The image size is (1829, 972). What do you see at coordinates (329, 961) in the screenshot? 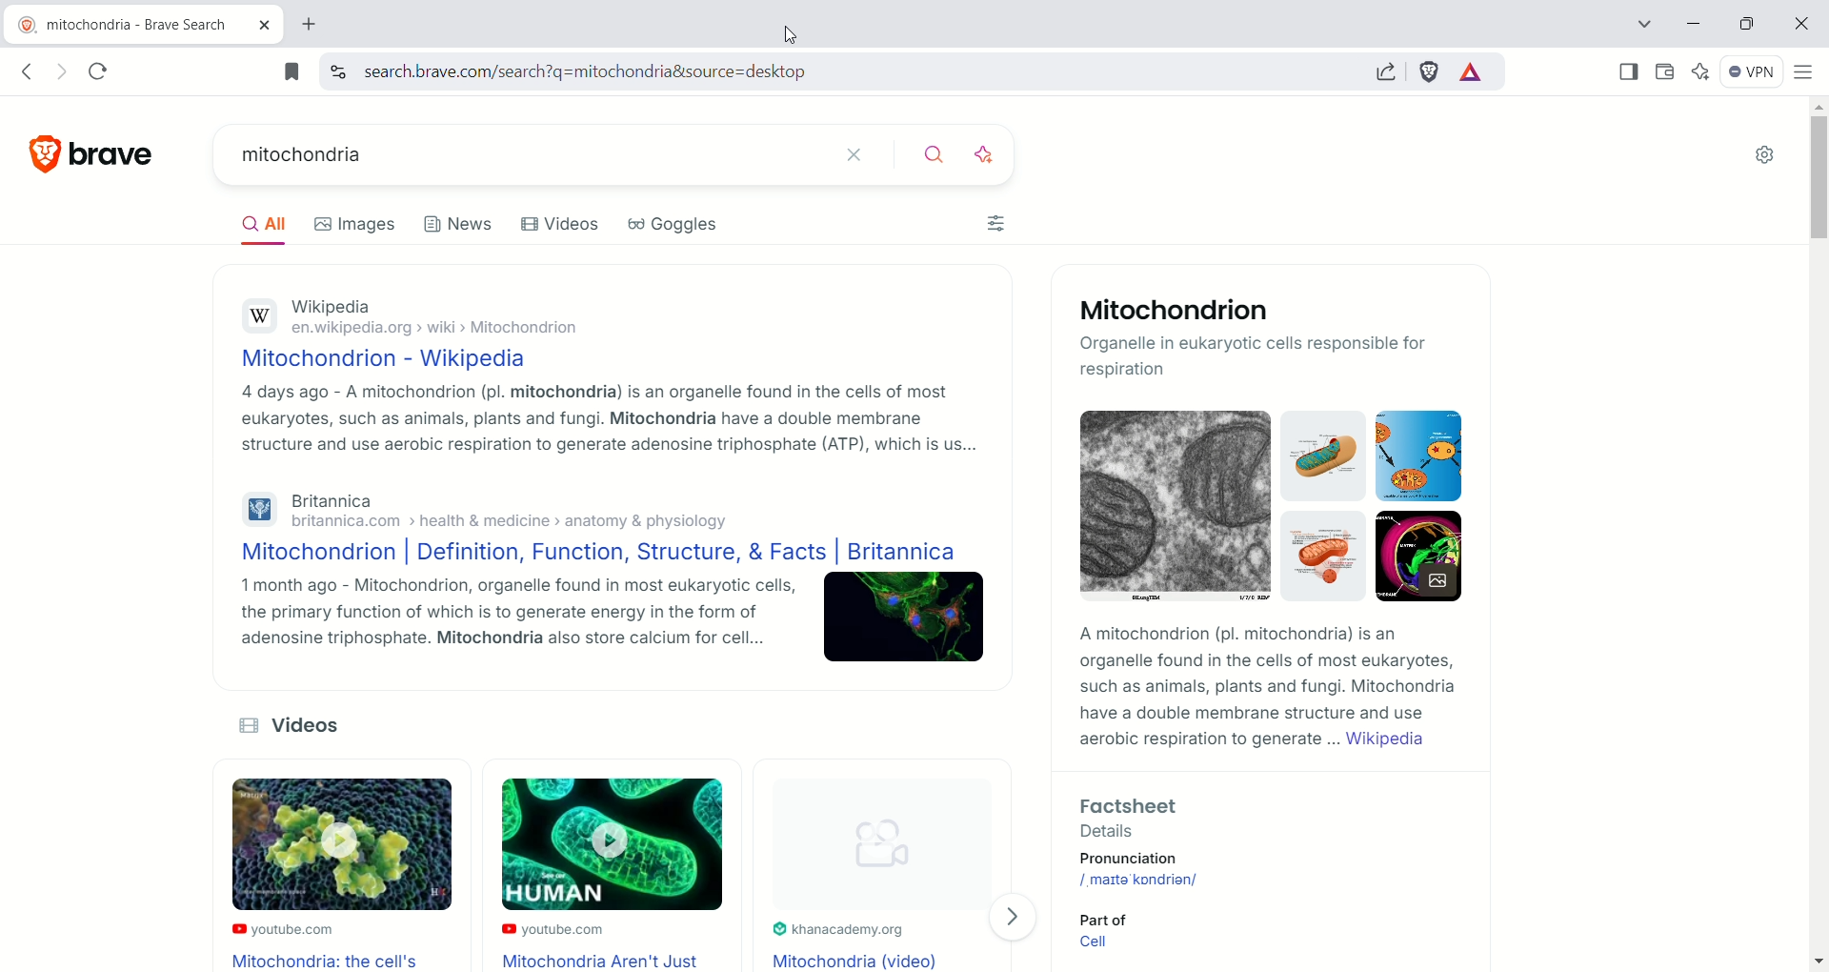
I see `Mitochondria: the cell's` at bounding box center [329, 961].